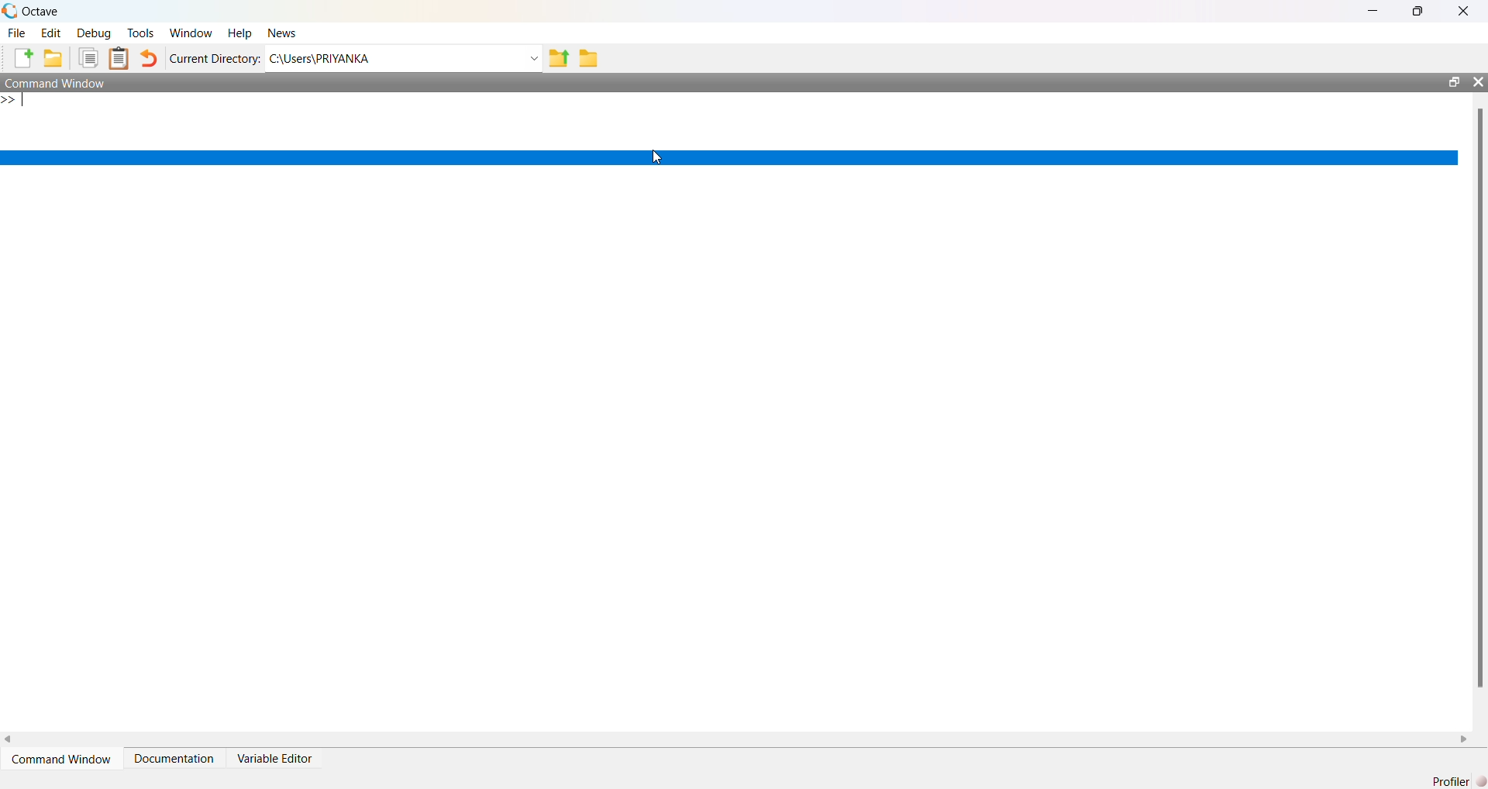 This screenshot has width=1488, height=789. Describe the element at coordinates (1453, 81) in the screenshot. I see `maximize` at that location.